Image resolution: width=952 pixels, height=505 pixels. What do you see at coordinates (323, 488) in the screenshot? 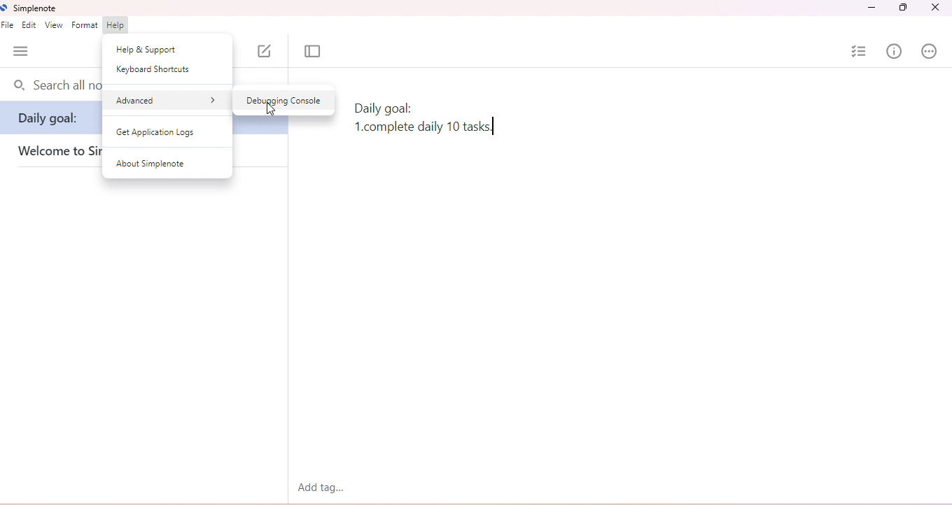
I see `add tag` at bounding box center [323, 488].